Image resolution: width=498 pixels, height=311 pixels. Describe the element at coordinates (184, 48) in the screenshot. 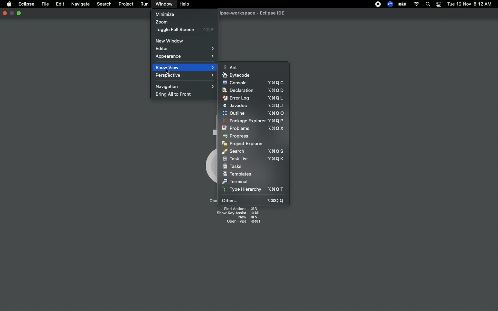

I see `Editor` at that location.